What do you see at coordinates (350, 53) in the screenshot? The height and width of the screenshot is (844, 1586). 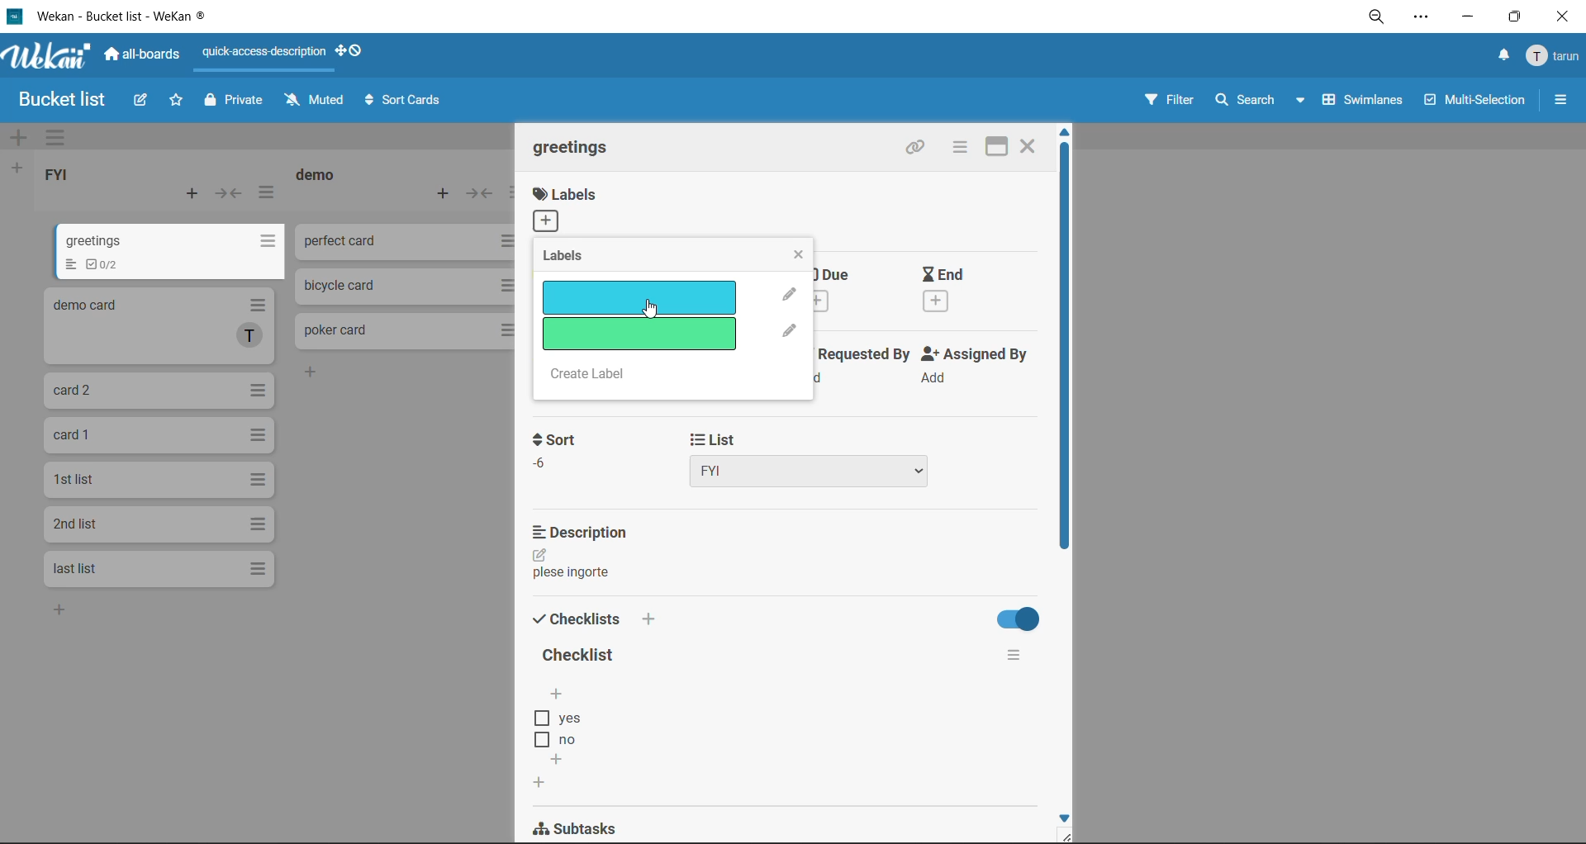 I see `show desktop drag handles` at bounding box center [350, 53].